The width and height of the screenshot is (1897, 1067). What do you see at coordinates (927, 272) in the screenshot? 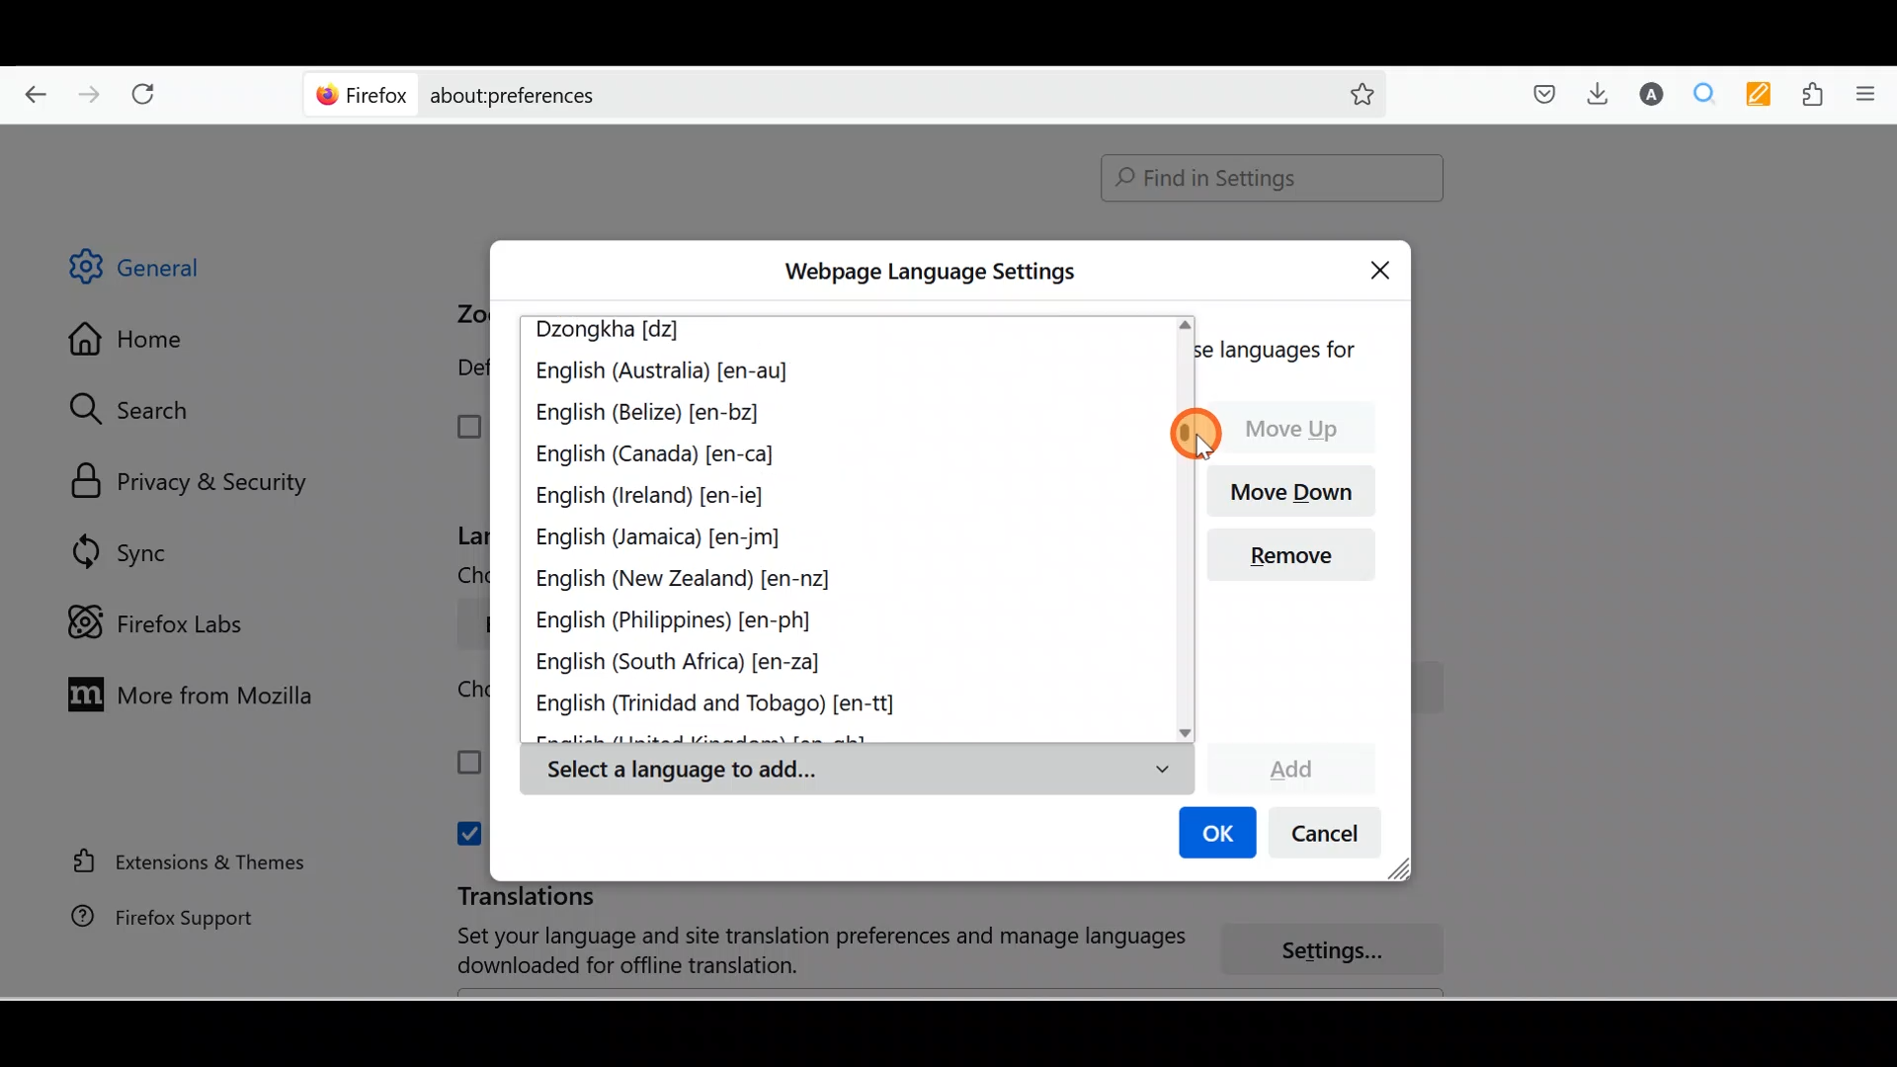
I see `Webpage Language settings` at bounding box center [927, 272].